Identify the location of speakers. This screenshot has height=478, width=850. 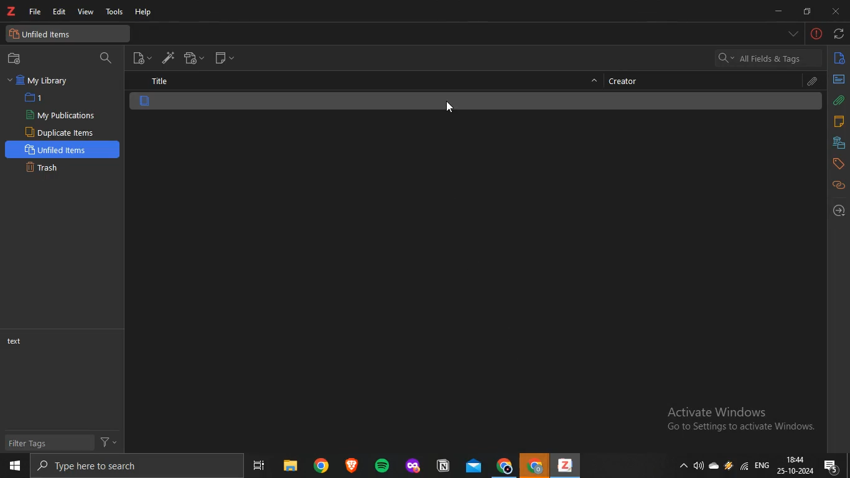
(698, 466).